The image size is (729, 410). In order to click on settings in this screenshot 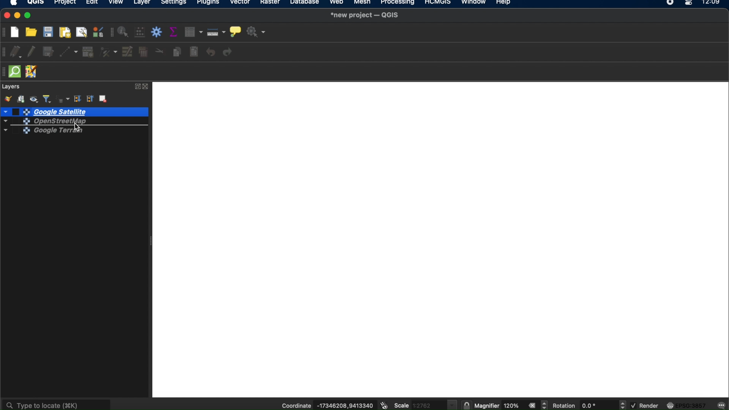, I will do `click(174, 3)`.